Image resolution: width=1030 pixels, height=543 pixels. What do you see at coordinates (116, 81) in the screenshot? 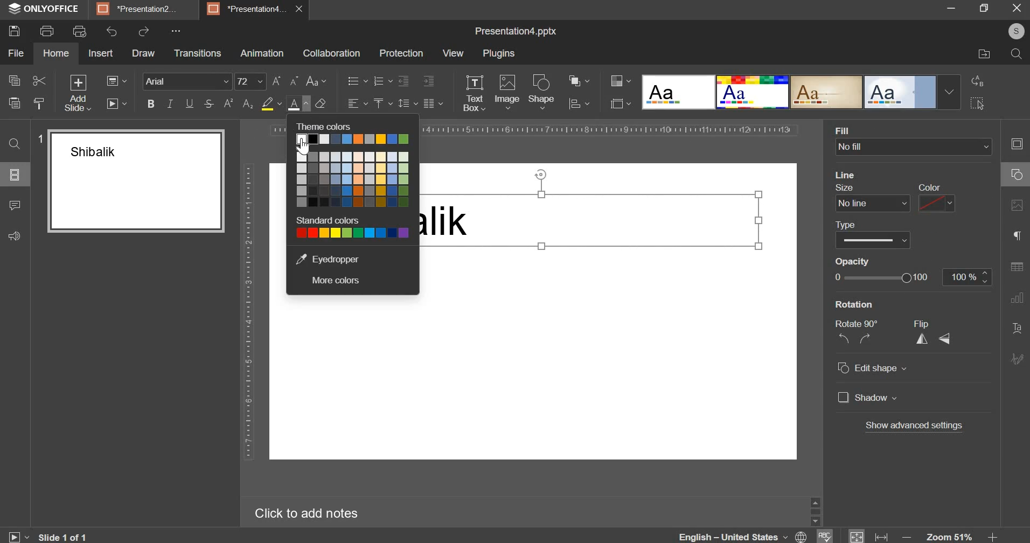
I see `change slide layout` at bounding box center [116, 81].